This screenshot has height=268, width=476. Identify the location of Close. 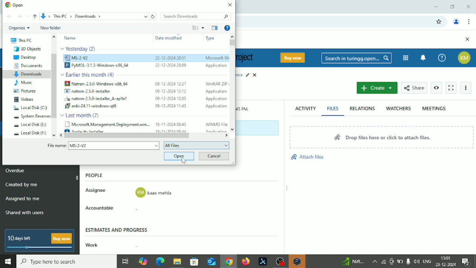
(467, 40).